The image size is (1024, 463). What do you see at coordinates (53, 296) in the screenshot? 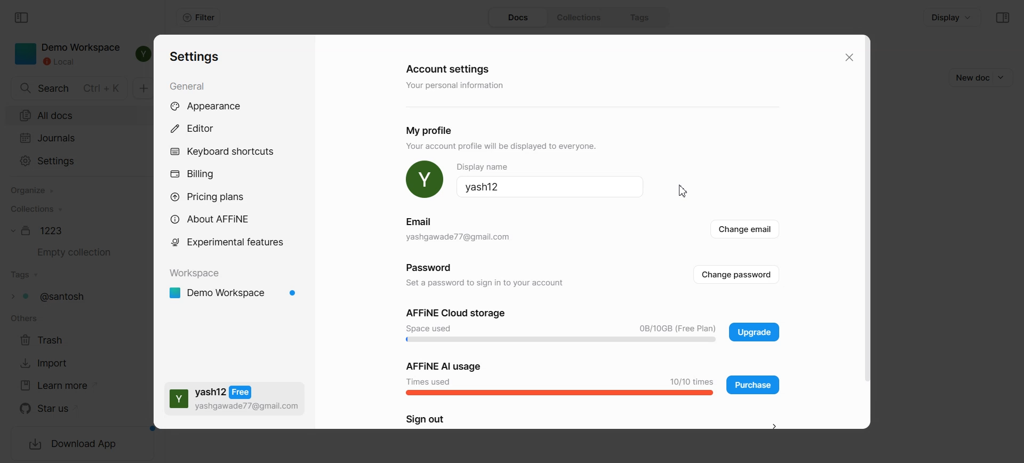
I see `Tags` at bounding box center [53, 296].